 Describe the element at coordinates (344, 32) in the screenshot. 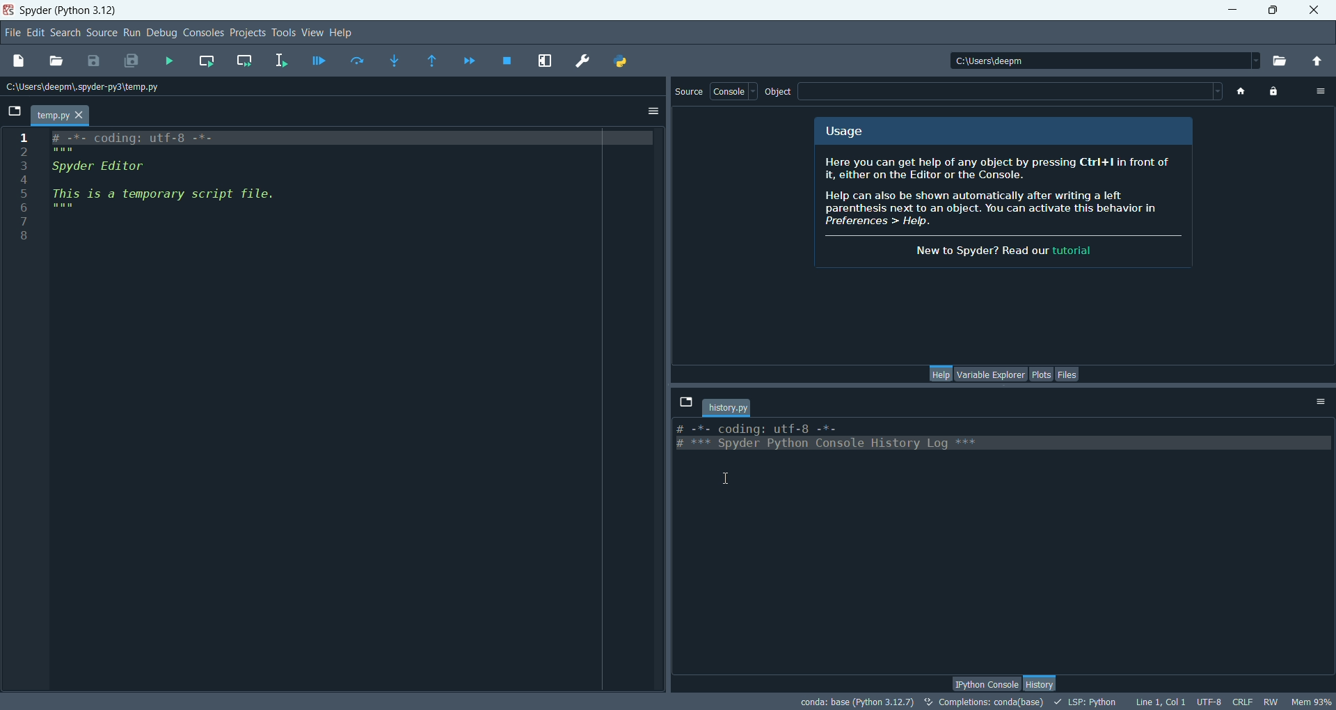

I see `help` at that location.